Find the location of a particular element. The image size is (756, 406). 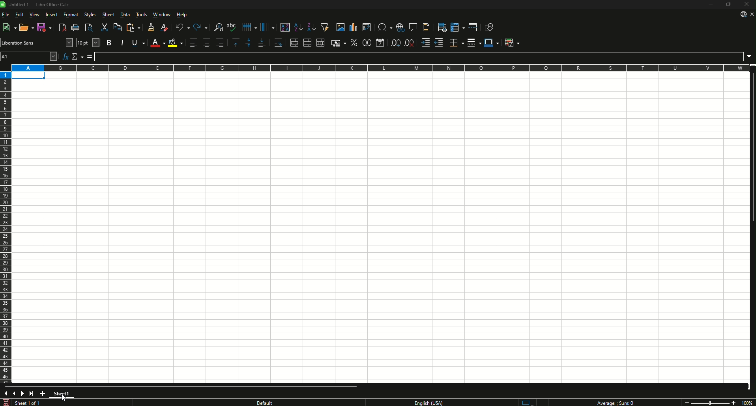

Insert Hyperlink is located at coordinates (400, 27).